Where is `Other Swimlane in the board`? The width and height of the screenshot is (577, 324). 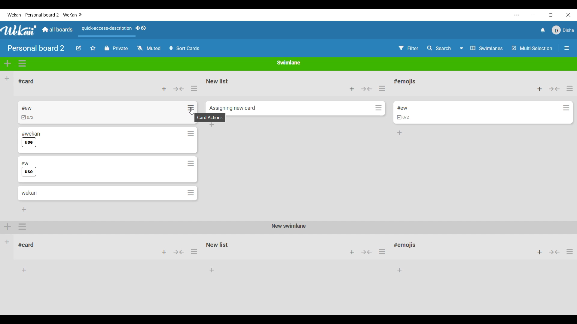
Other Swimlane in the board is located at coordinates (7, 241).